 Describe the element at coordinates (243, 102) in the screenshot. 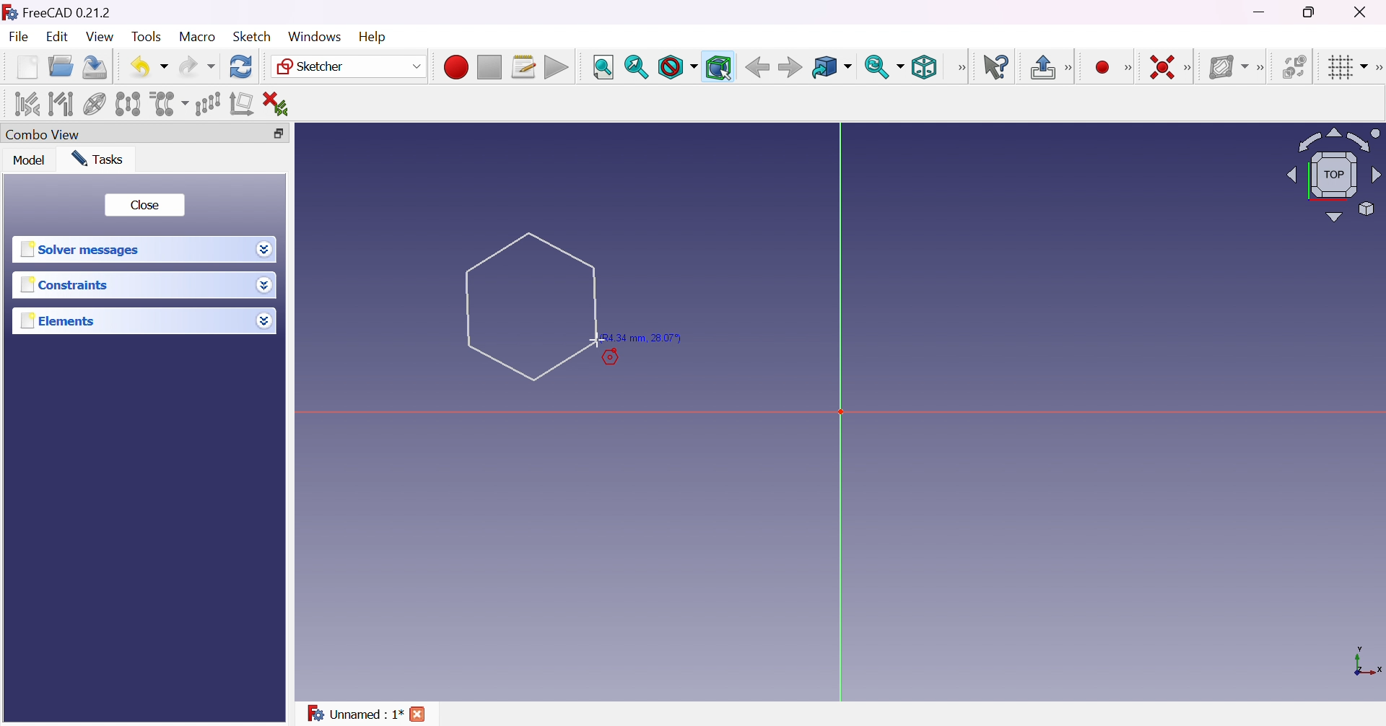

I see `Remove axis alignment` at that location.